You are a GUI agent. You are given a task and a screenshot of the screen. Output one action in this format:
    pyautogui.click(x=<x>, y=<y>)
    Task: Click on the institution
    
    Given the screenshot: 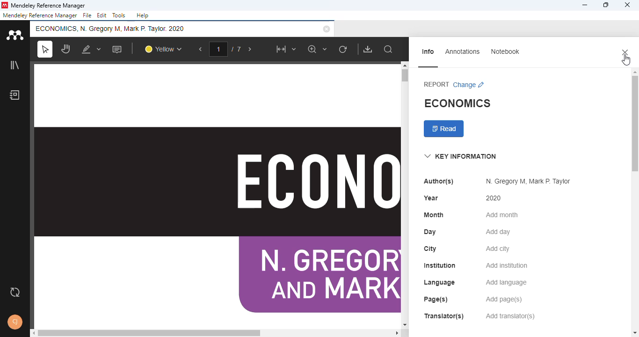 What is the action you would take?
    pyautogui.click(x=439, y=265)
    